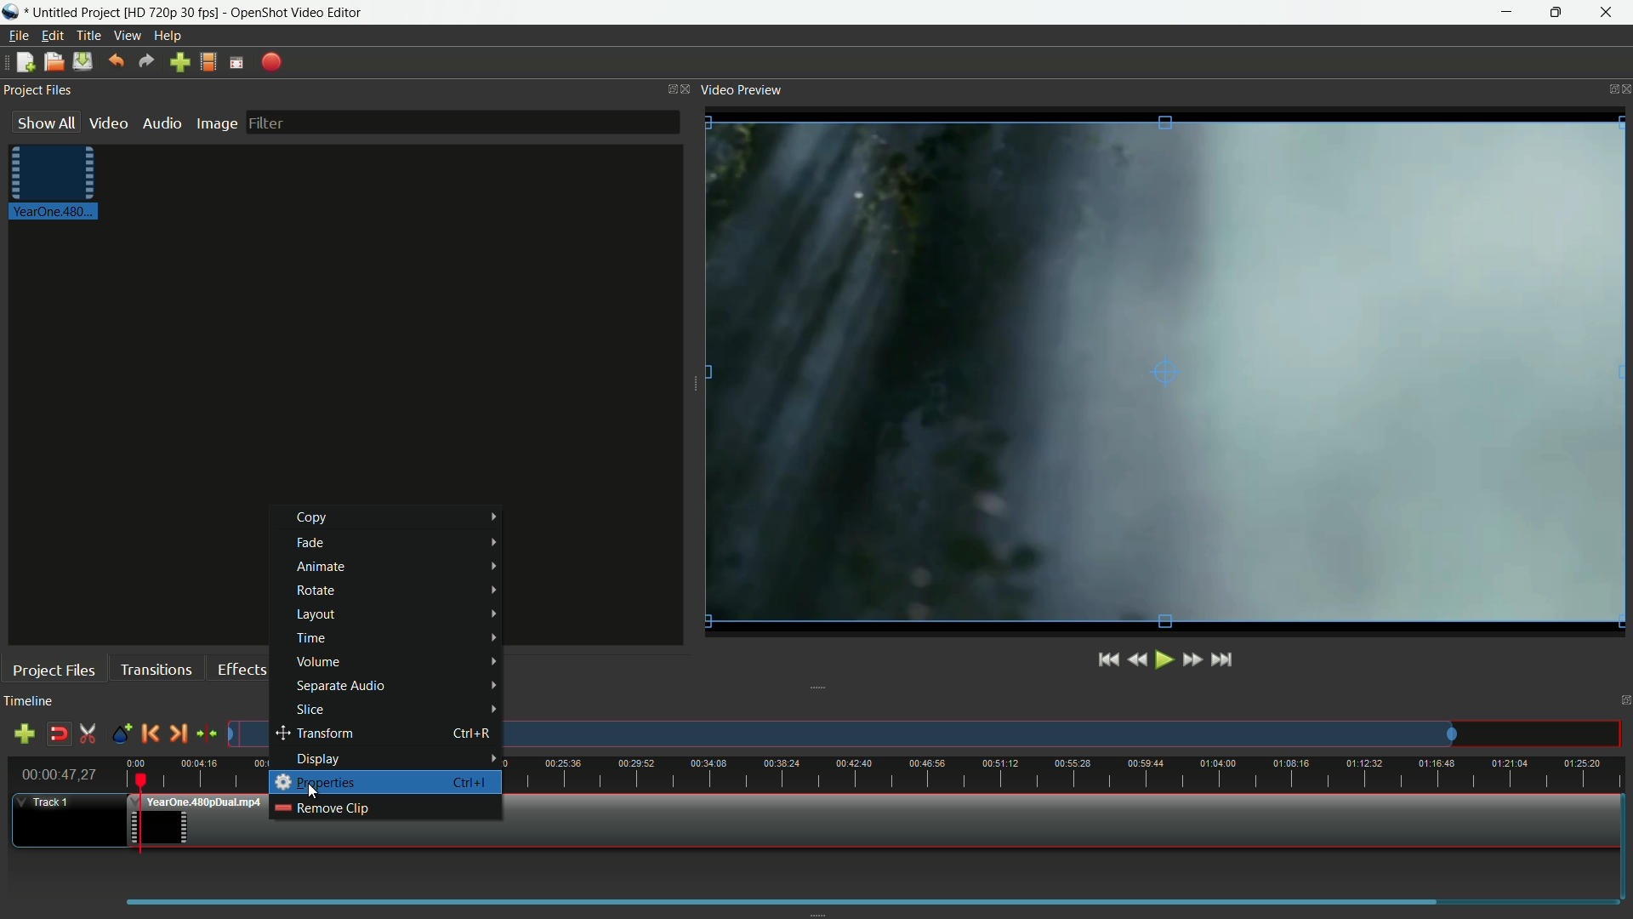  I want to click on previous marker, so click(150, 733).